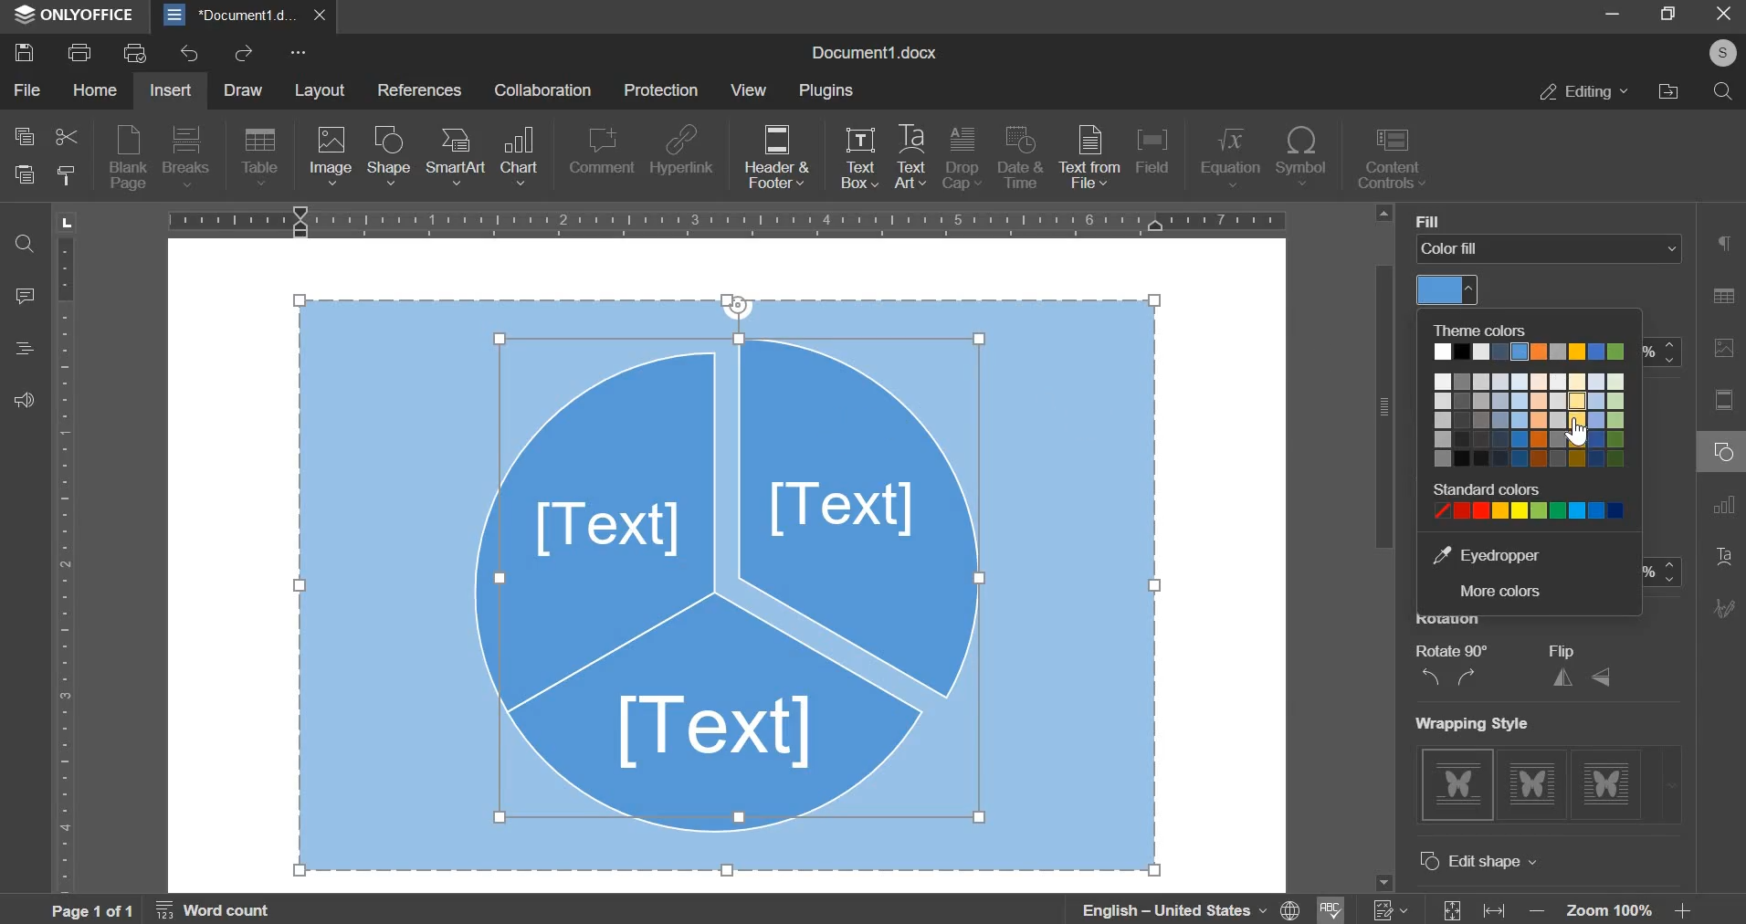 This screenshot has height=924, width=1746. Describe the element at coordinates (1397, 160) in the screenshot. I see `content controls` at that location.